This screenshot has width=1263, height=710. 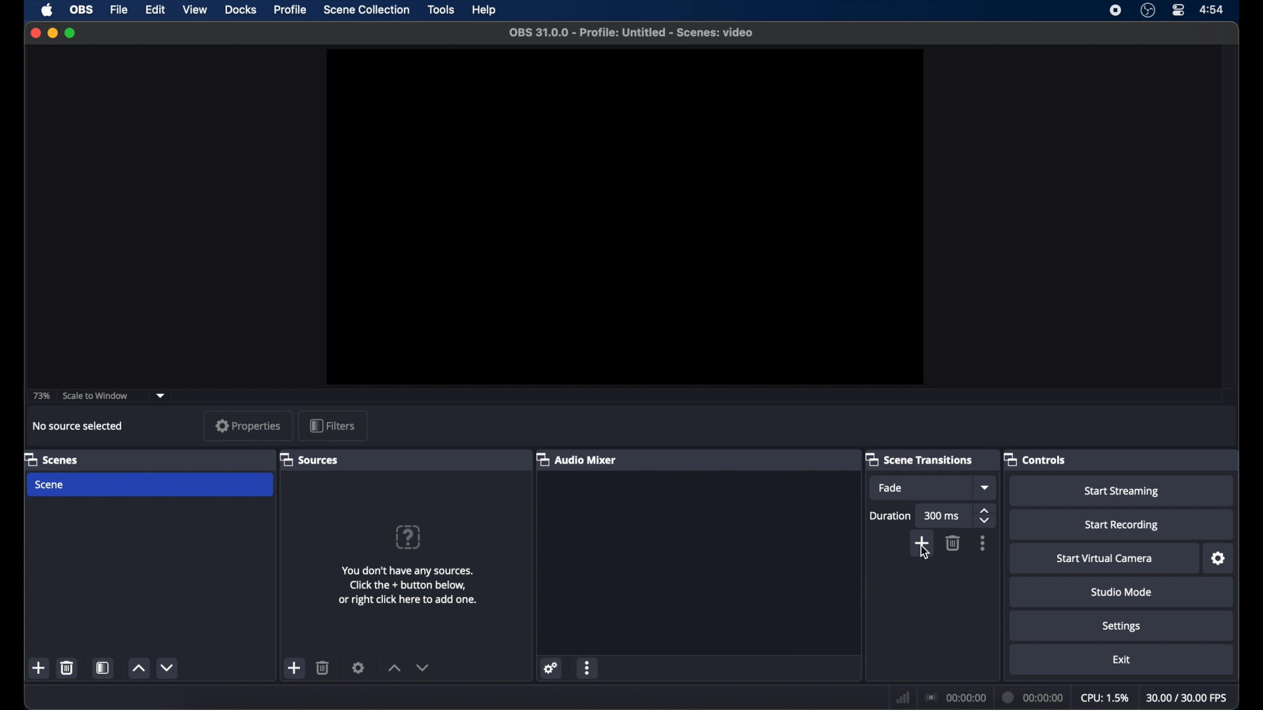 I want to click on settings, so click(x=550, y=667).